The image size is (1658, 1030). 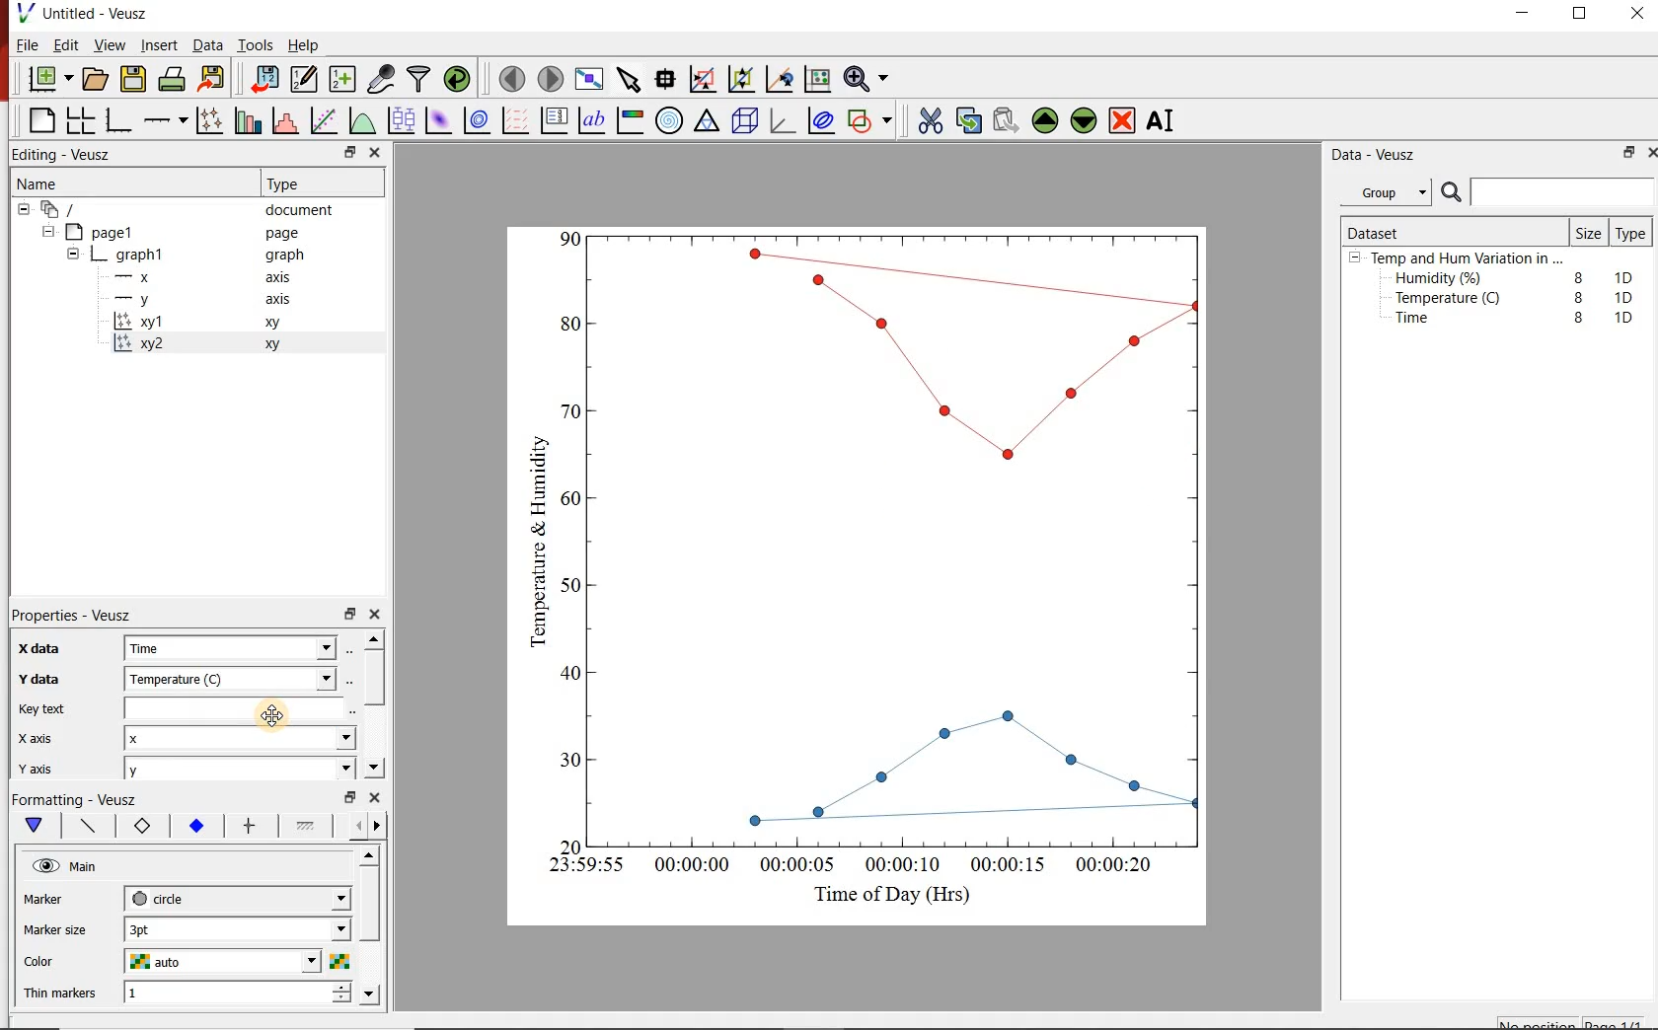 I want to click on page1, so click(x=111, y=231).